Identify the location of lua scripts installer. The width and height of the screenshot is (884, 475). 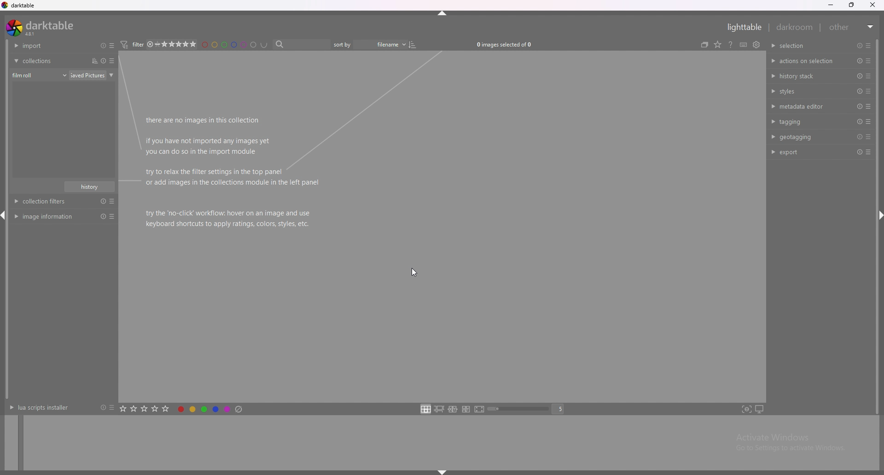
(38, 407).